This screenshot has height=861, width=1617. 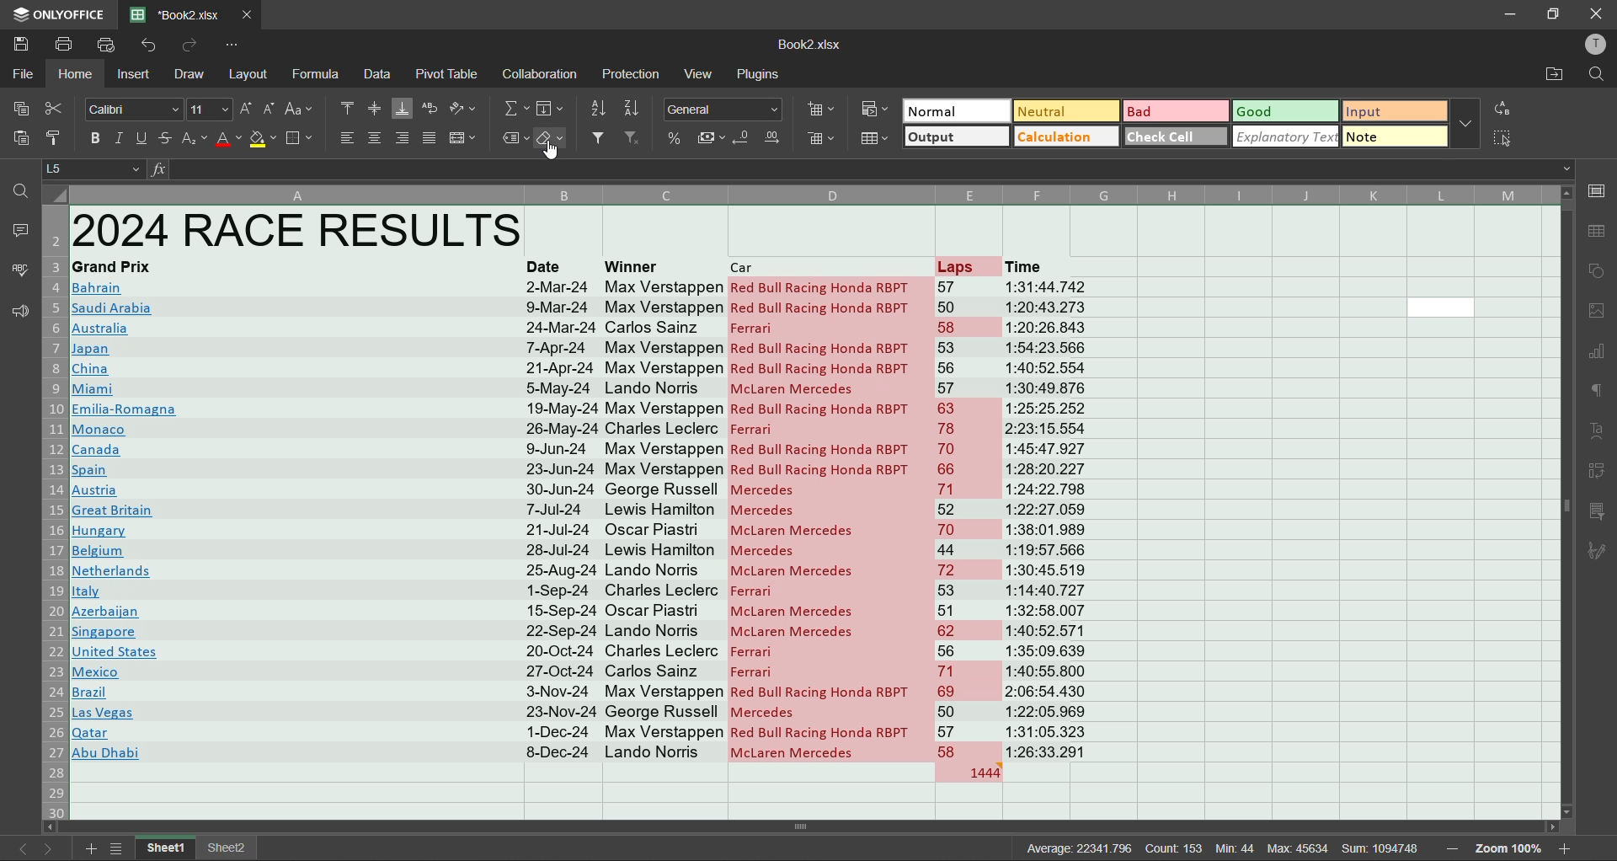 I want to click on customize quick access toolbar, so click(x=234, y=45).